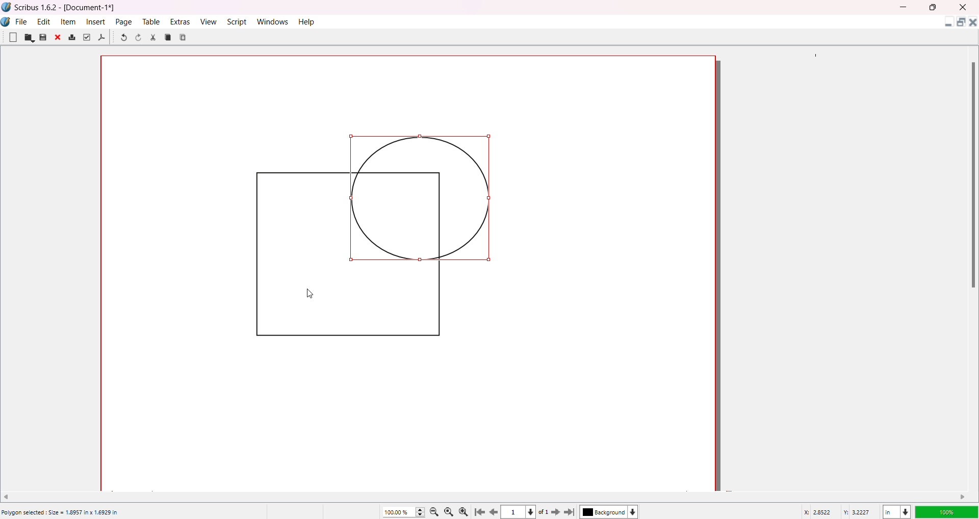  What do you see at coordinates (124, 21) in the screenshot?
I see `Page` at bounding box center [124, 21].